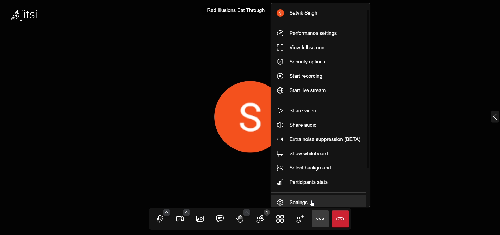  Describe the element at coordinates (307, 168) in the screenshot. I see `select background` at that location.